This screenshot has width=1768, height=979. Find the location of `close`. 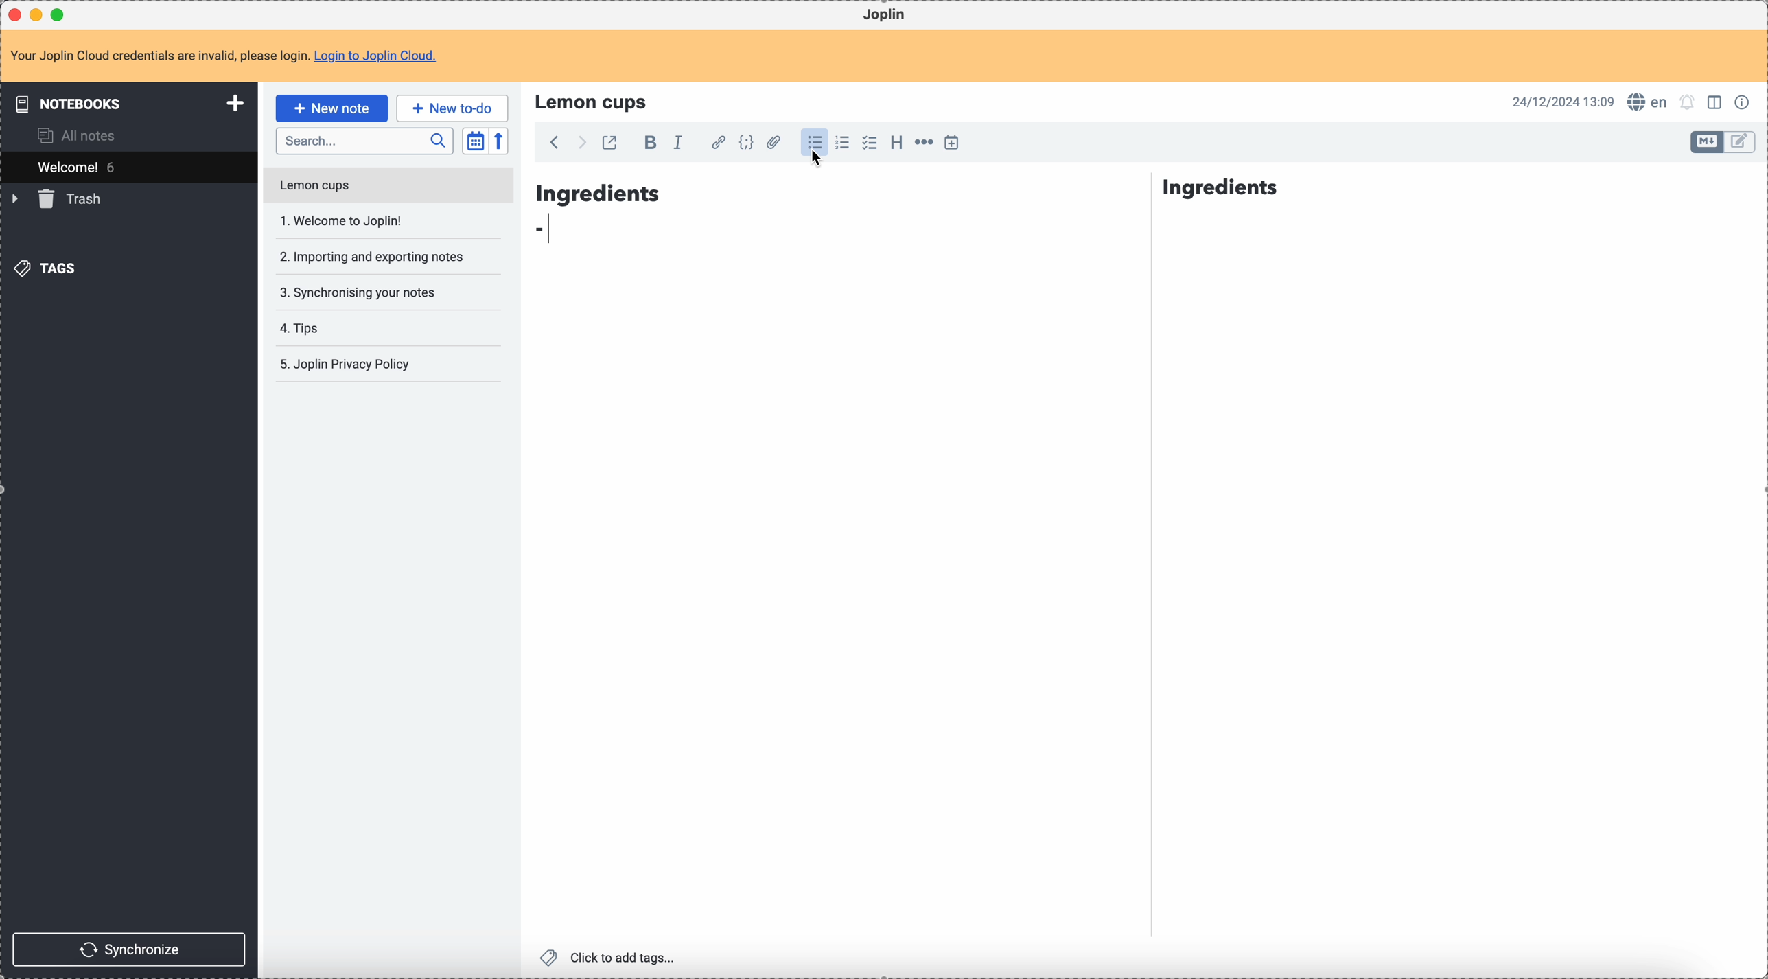

close is located at coordinates (16, 15).